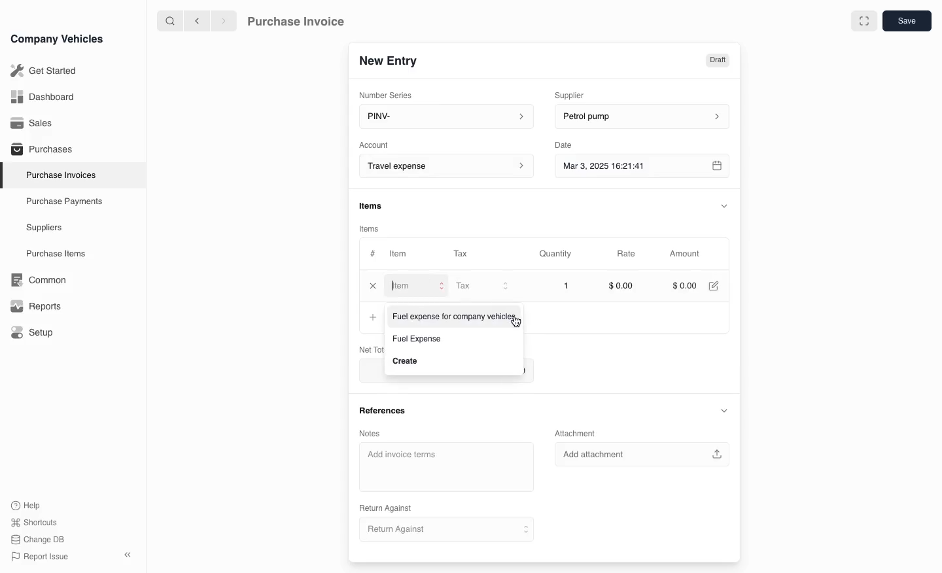  I want to click on Add attachment, so click(643, 454).